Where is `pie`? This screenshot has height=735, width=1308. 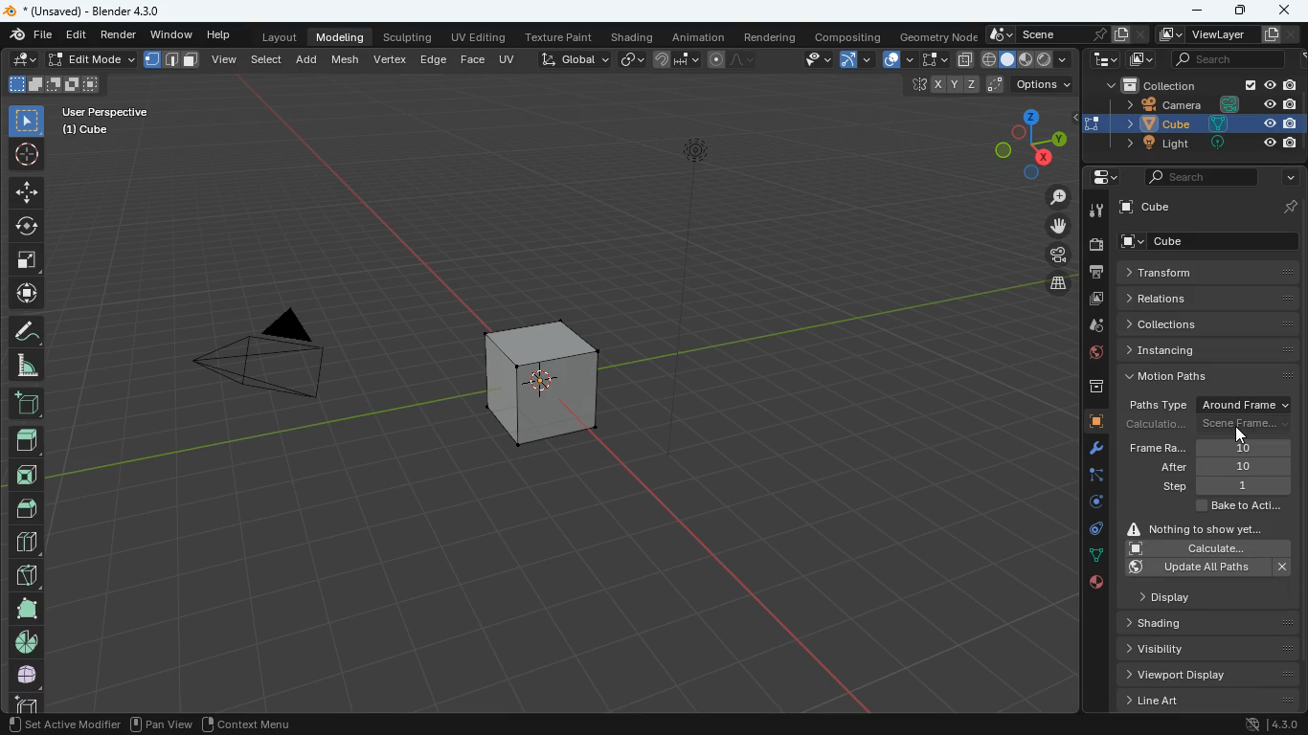 pie is located at coordinates (25, 641).